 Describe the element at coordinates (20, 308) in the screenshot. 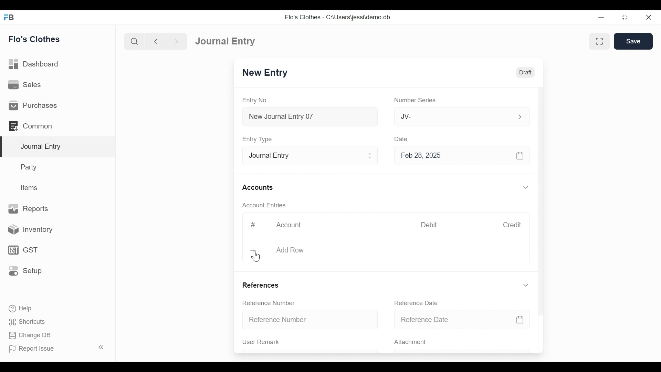

I see `Help` at that location.